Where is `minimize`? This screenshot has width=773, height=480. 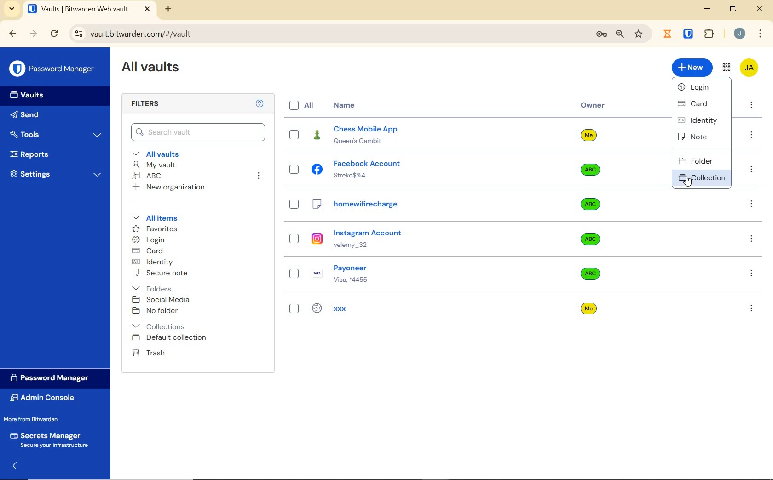 minimize is located at coordinates (709, 9).